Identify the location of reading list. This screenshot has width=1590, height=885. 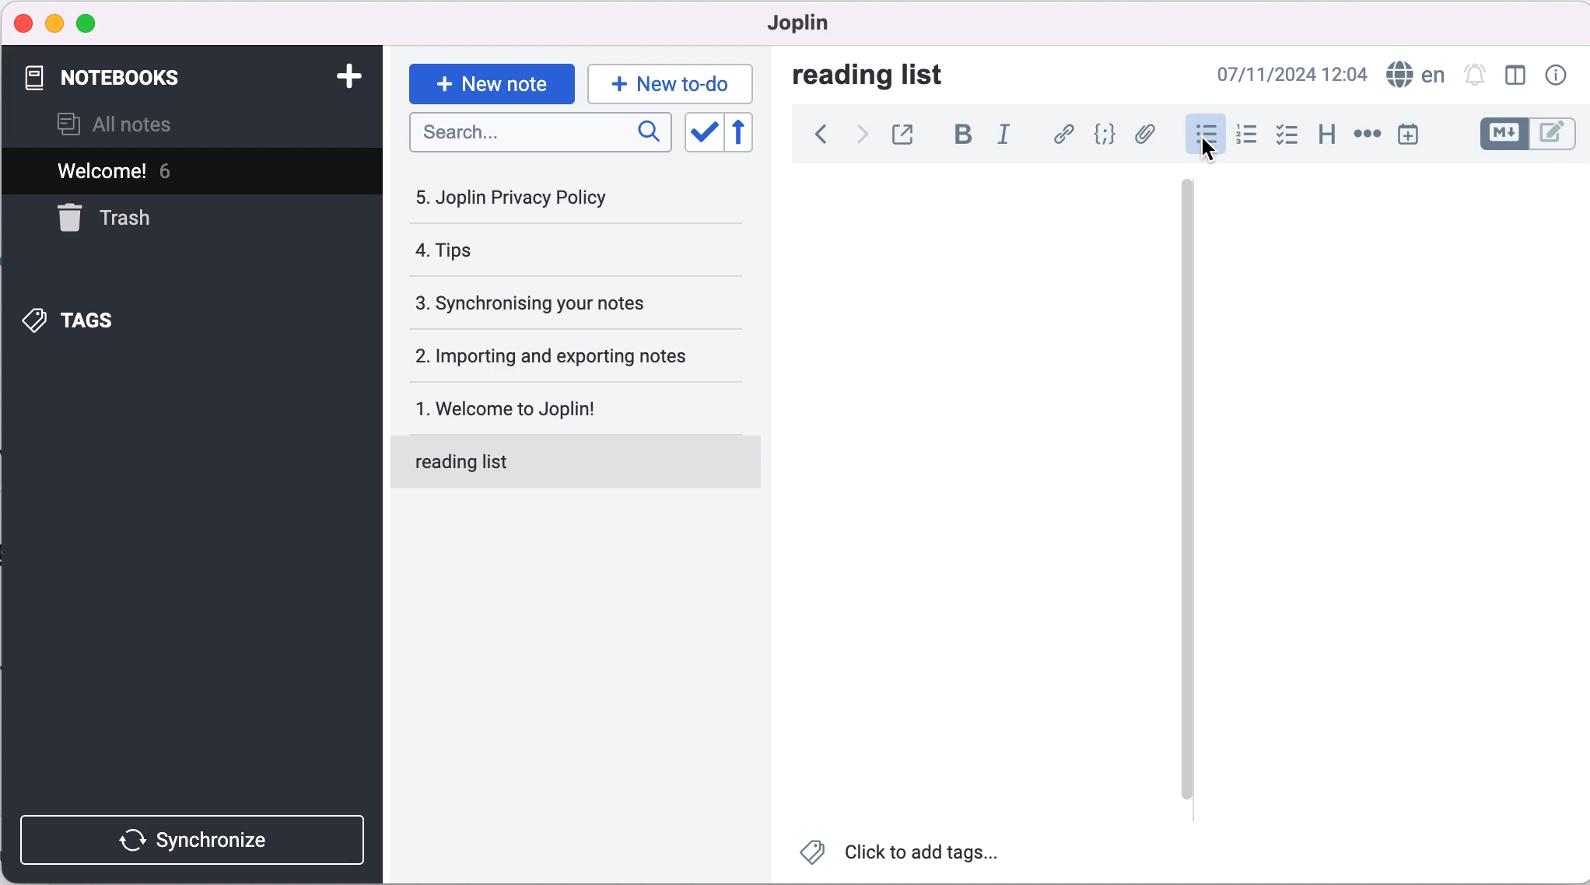
(887, 76).